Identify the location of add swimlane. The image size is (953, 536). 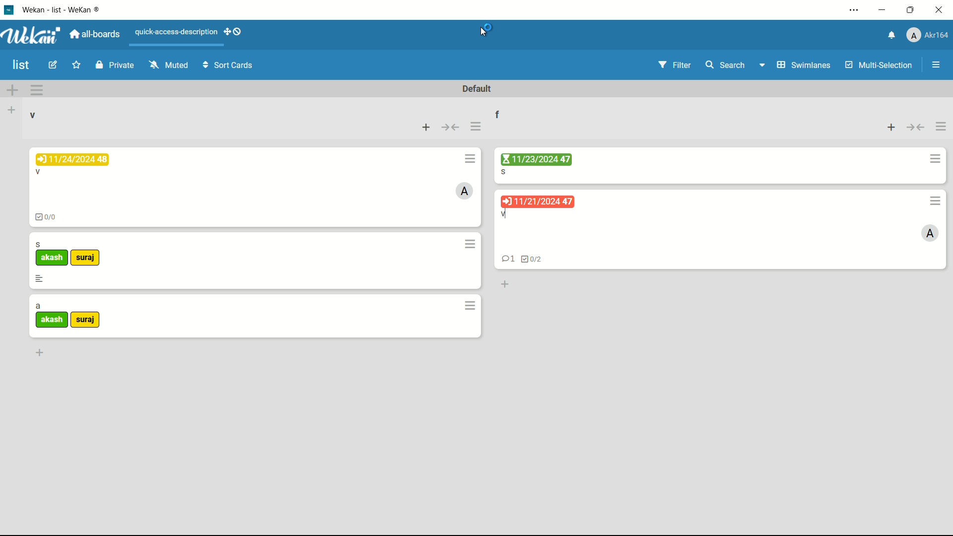
(12, 91).